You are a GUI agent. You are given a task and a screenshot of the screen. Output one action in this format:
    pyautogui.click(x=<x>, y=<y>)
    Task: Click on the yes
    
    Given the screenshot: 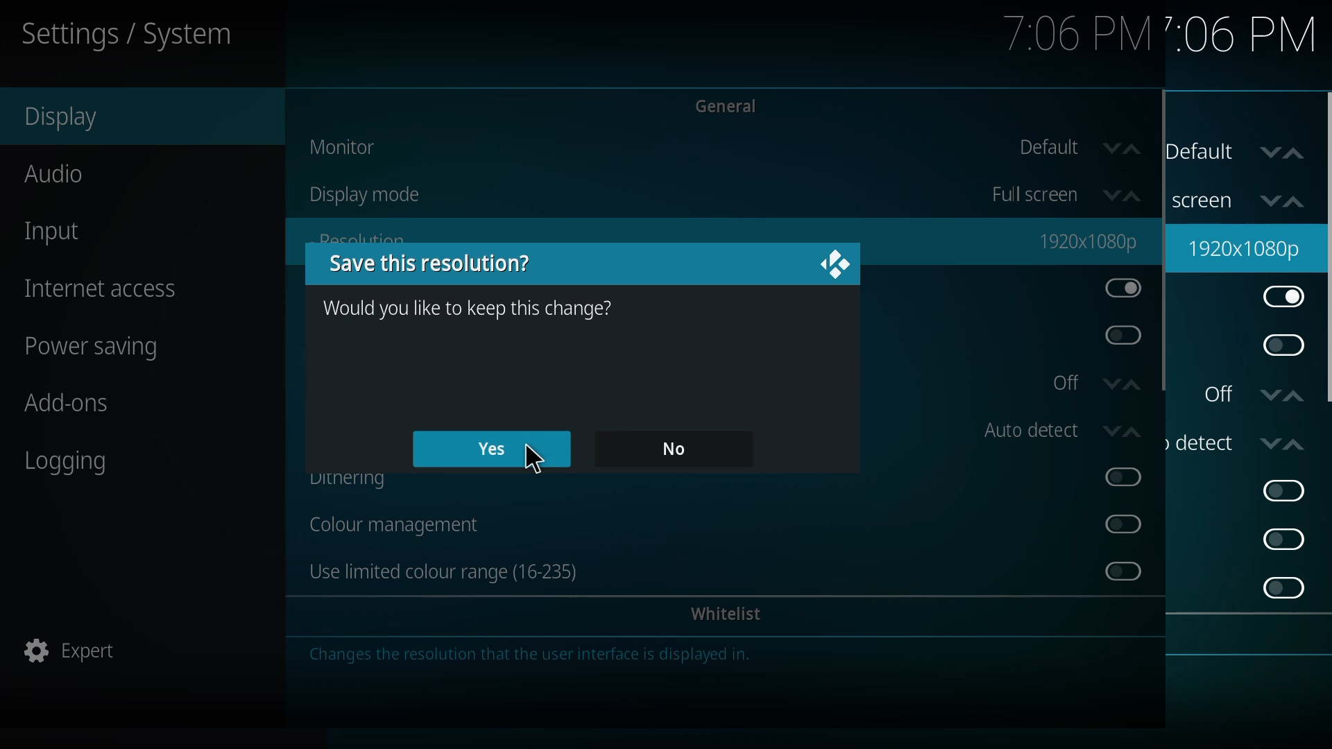 What is the action you would take?
    pyautogui.click(x=489, y=449)
    